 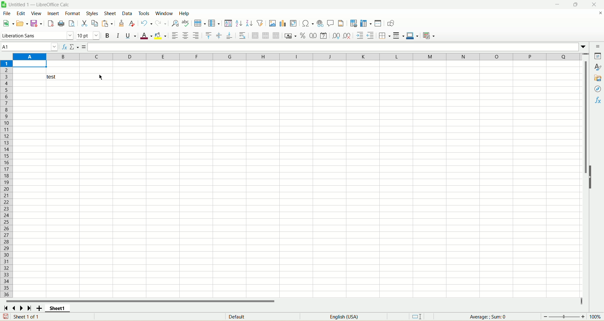 I want to click on paste, so click(x=107, y=23).